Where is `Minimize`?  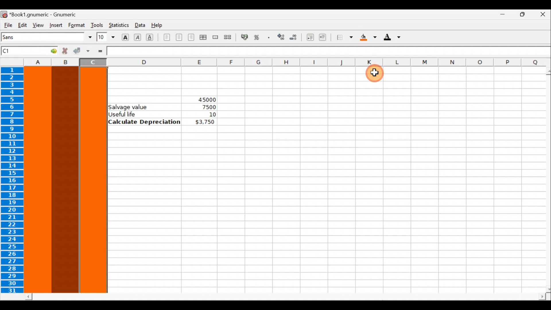
Minimize is located at coordinates (500, 16).